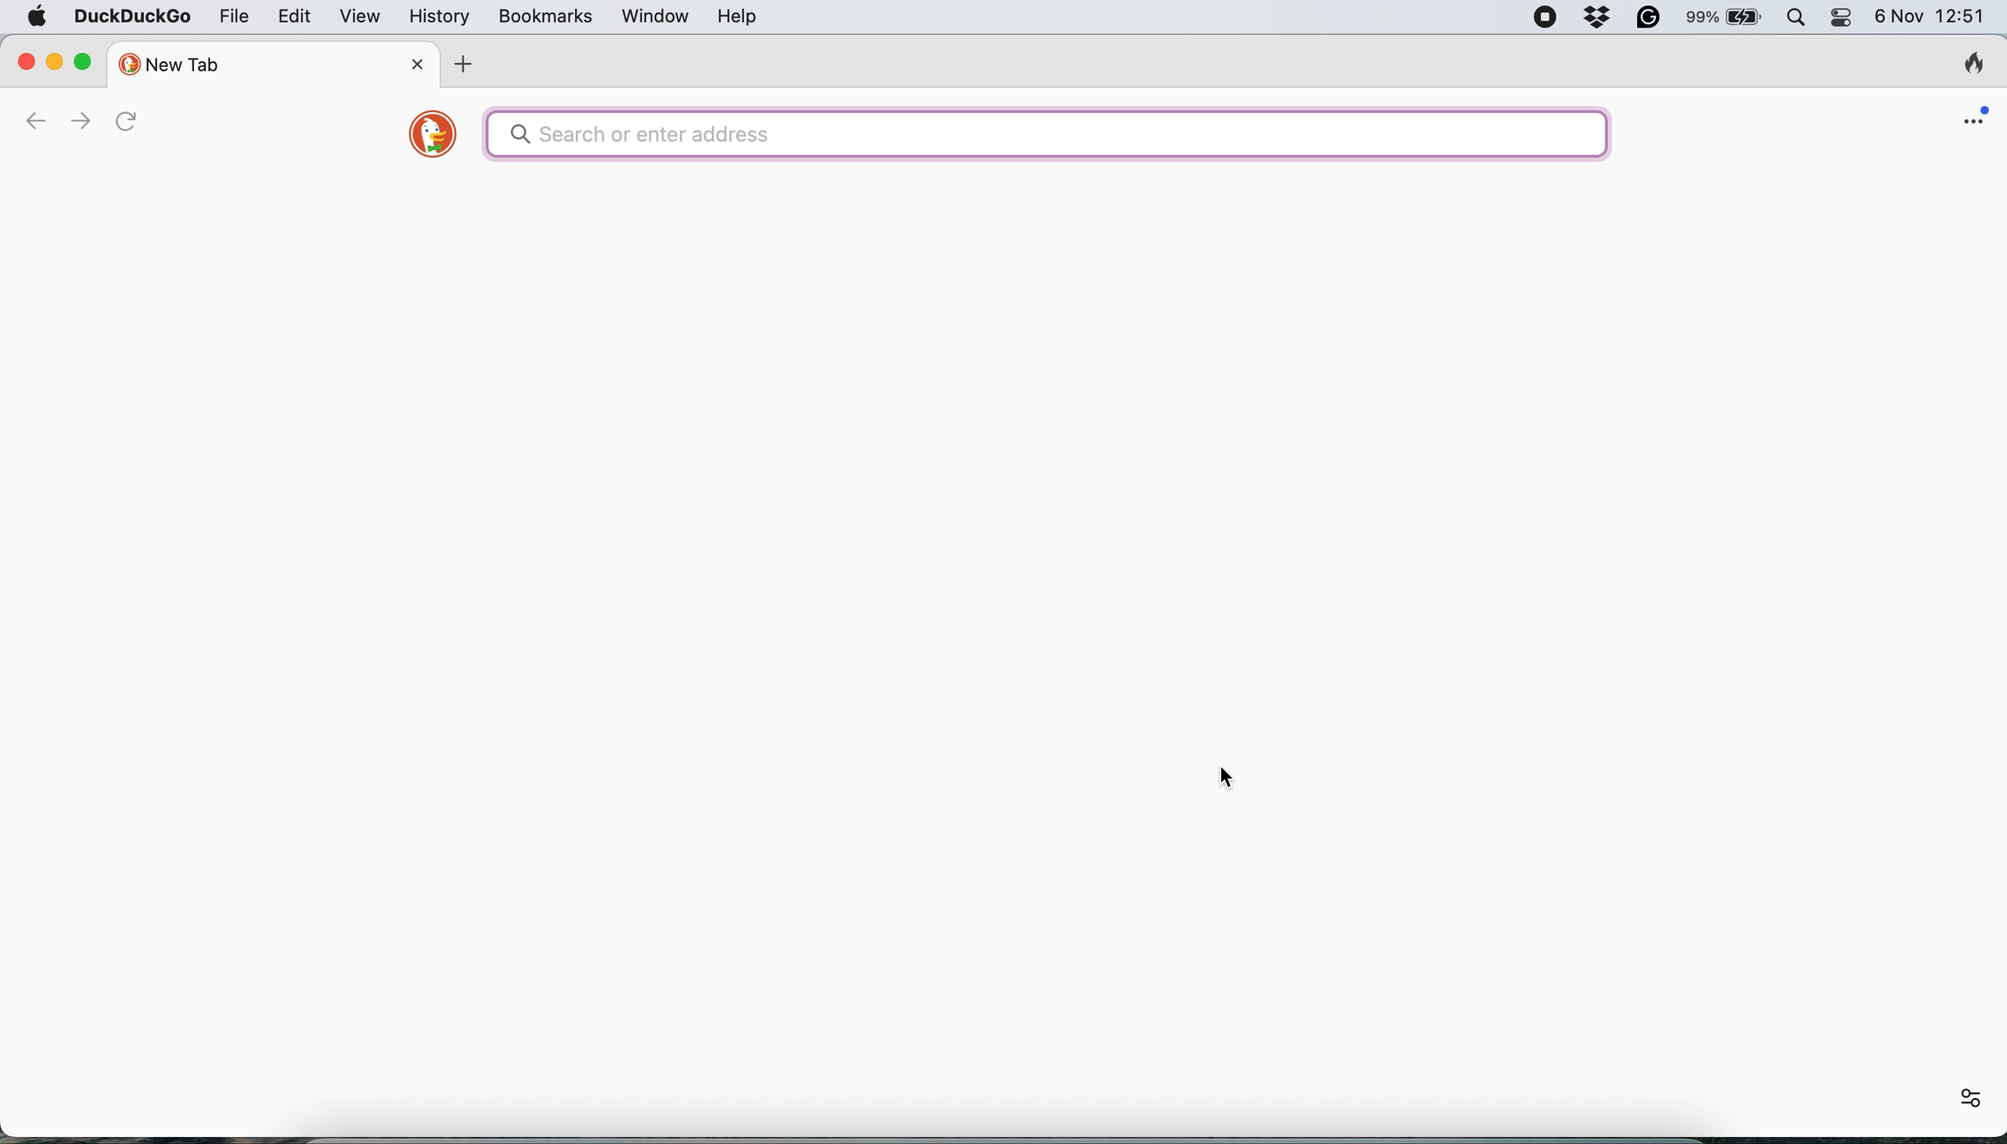  What do you see at coordinates (292, 20) in the screenshot?
I see `edit` at bounding box center [292, 20].